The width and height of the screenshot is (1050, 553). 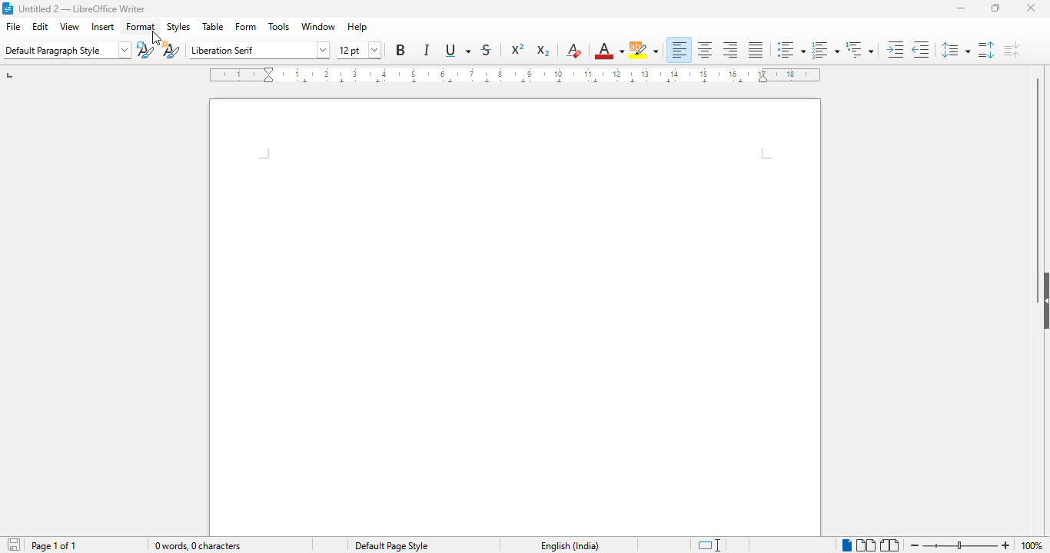 I want to click on align center, so click(x=706, y=49).